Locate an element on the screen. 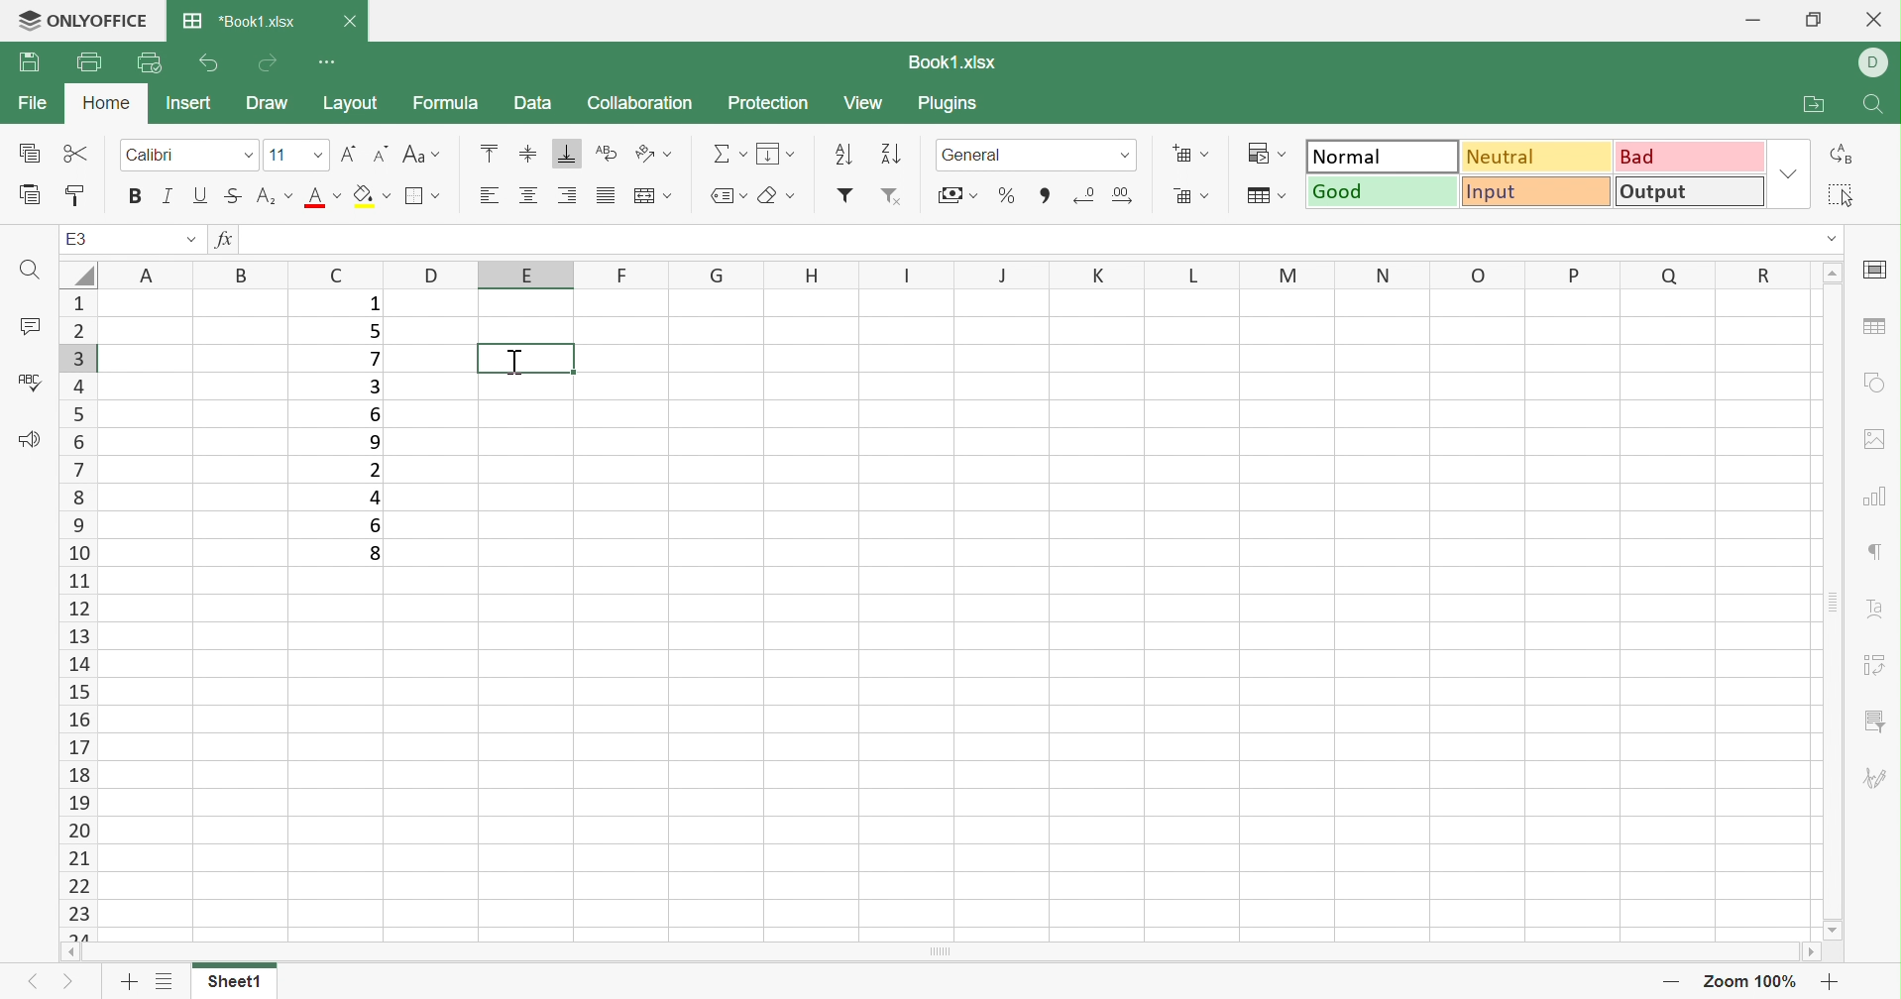 Image resolution: width=1901 pixels, height=999 pixels. Merge and center is located at coordinates (650, 196).